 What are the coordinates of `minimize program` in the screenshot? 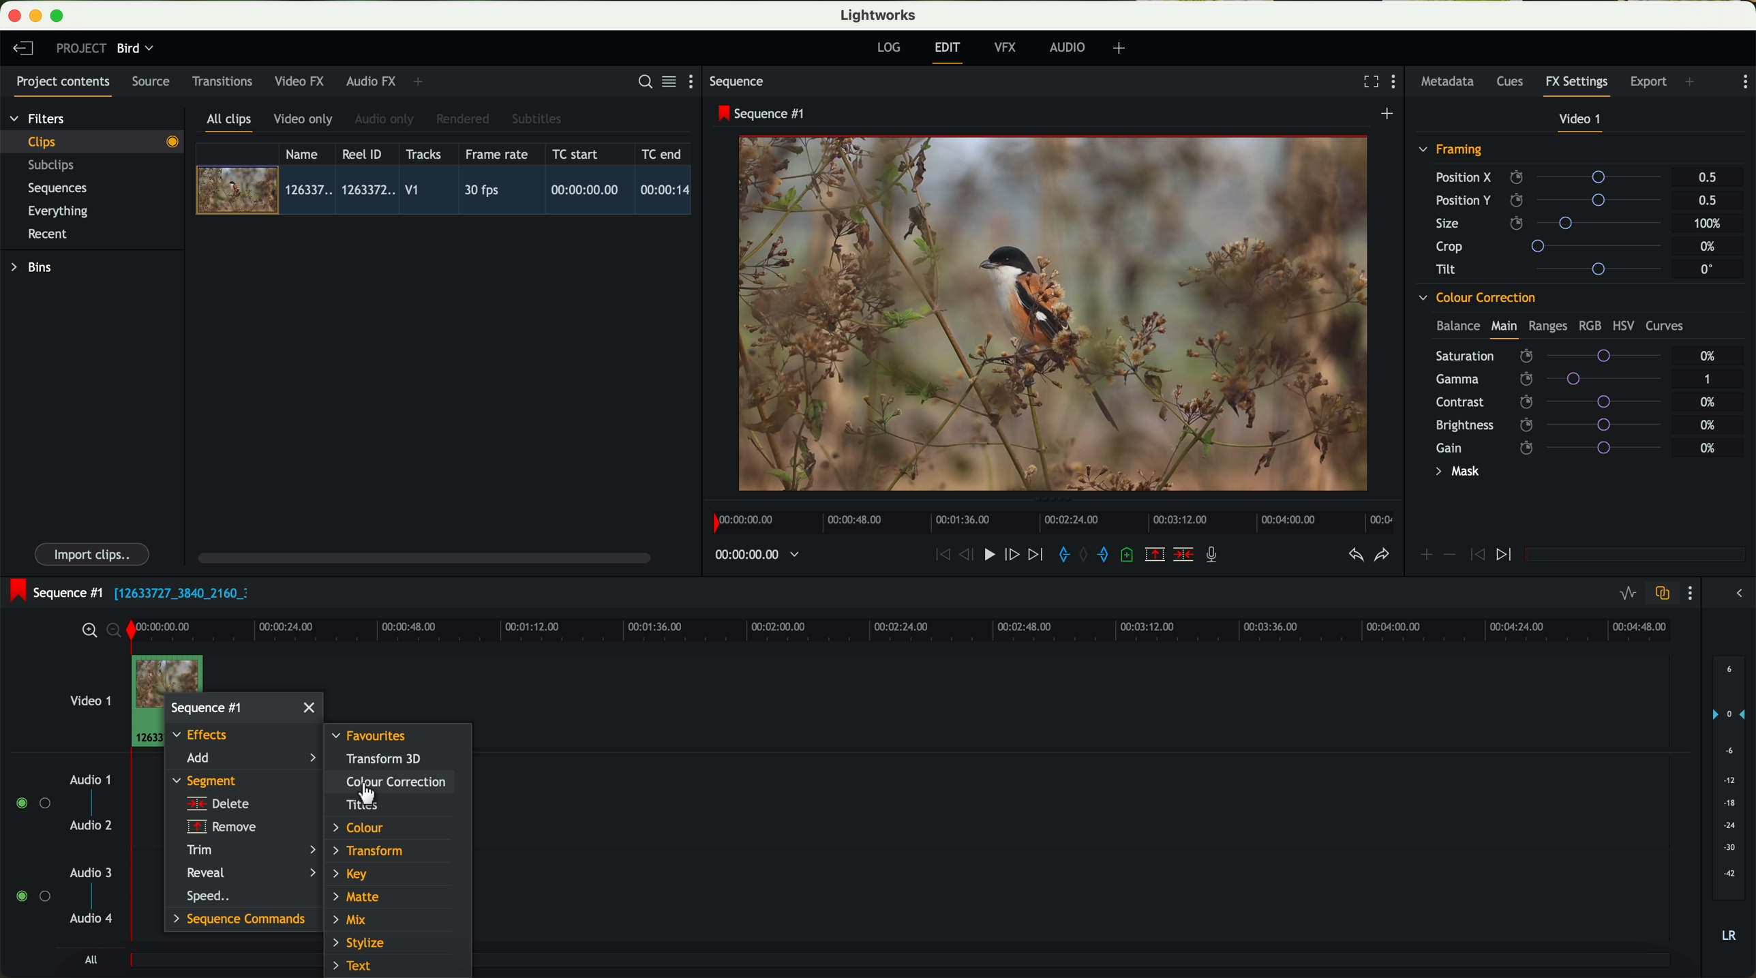 It's located at (38, 16).